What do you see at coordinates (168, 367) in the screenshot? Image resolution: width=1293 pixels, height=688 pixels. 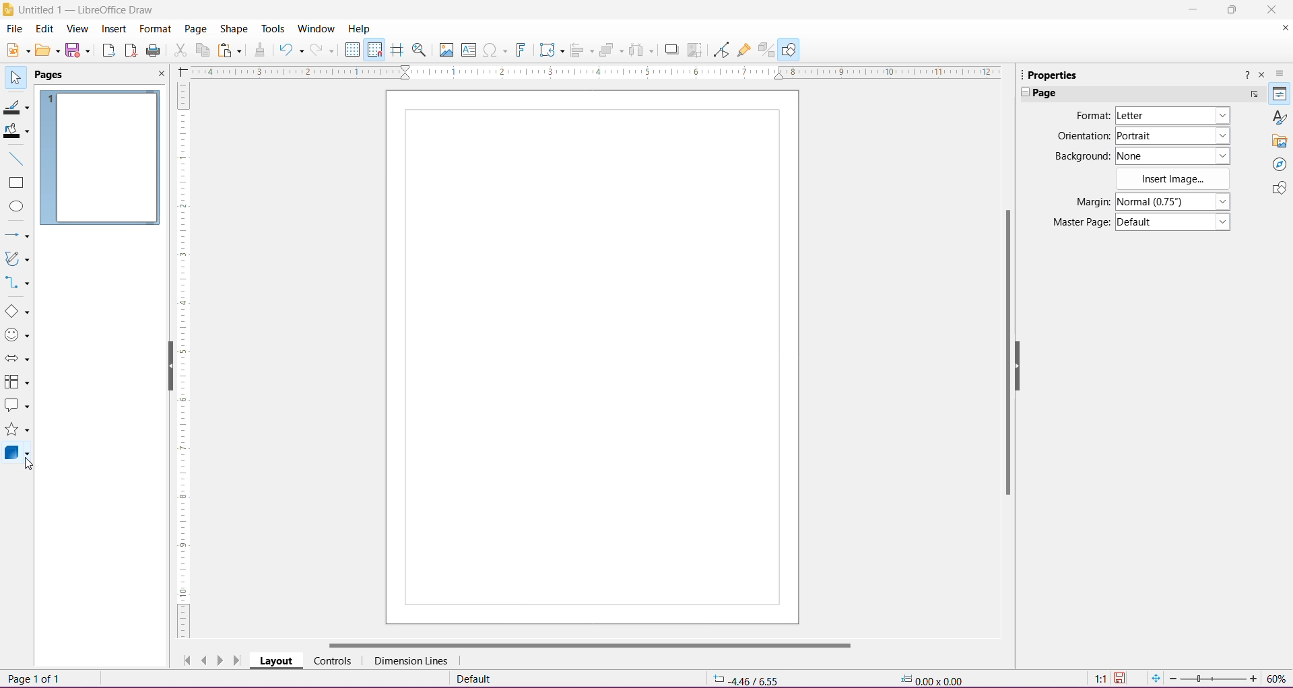 I see `Hide` at bounding box center [168, 367].